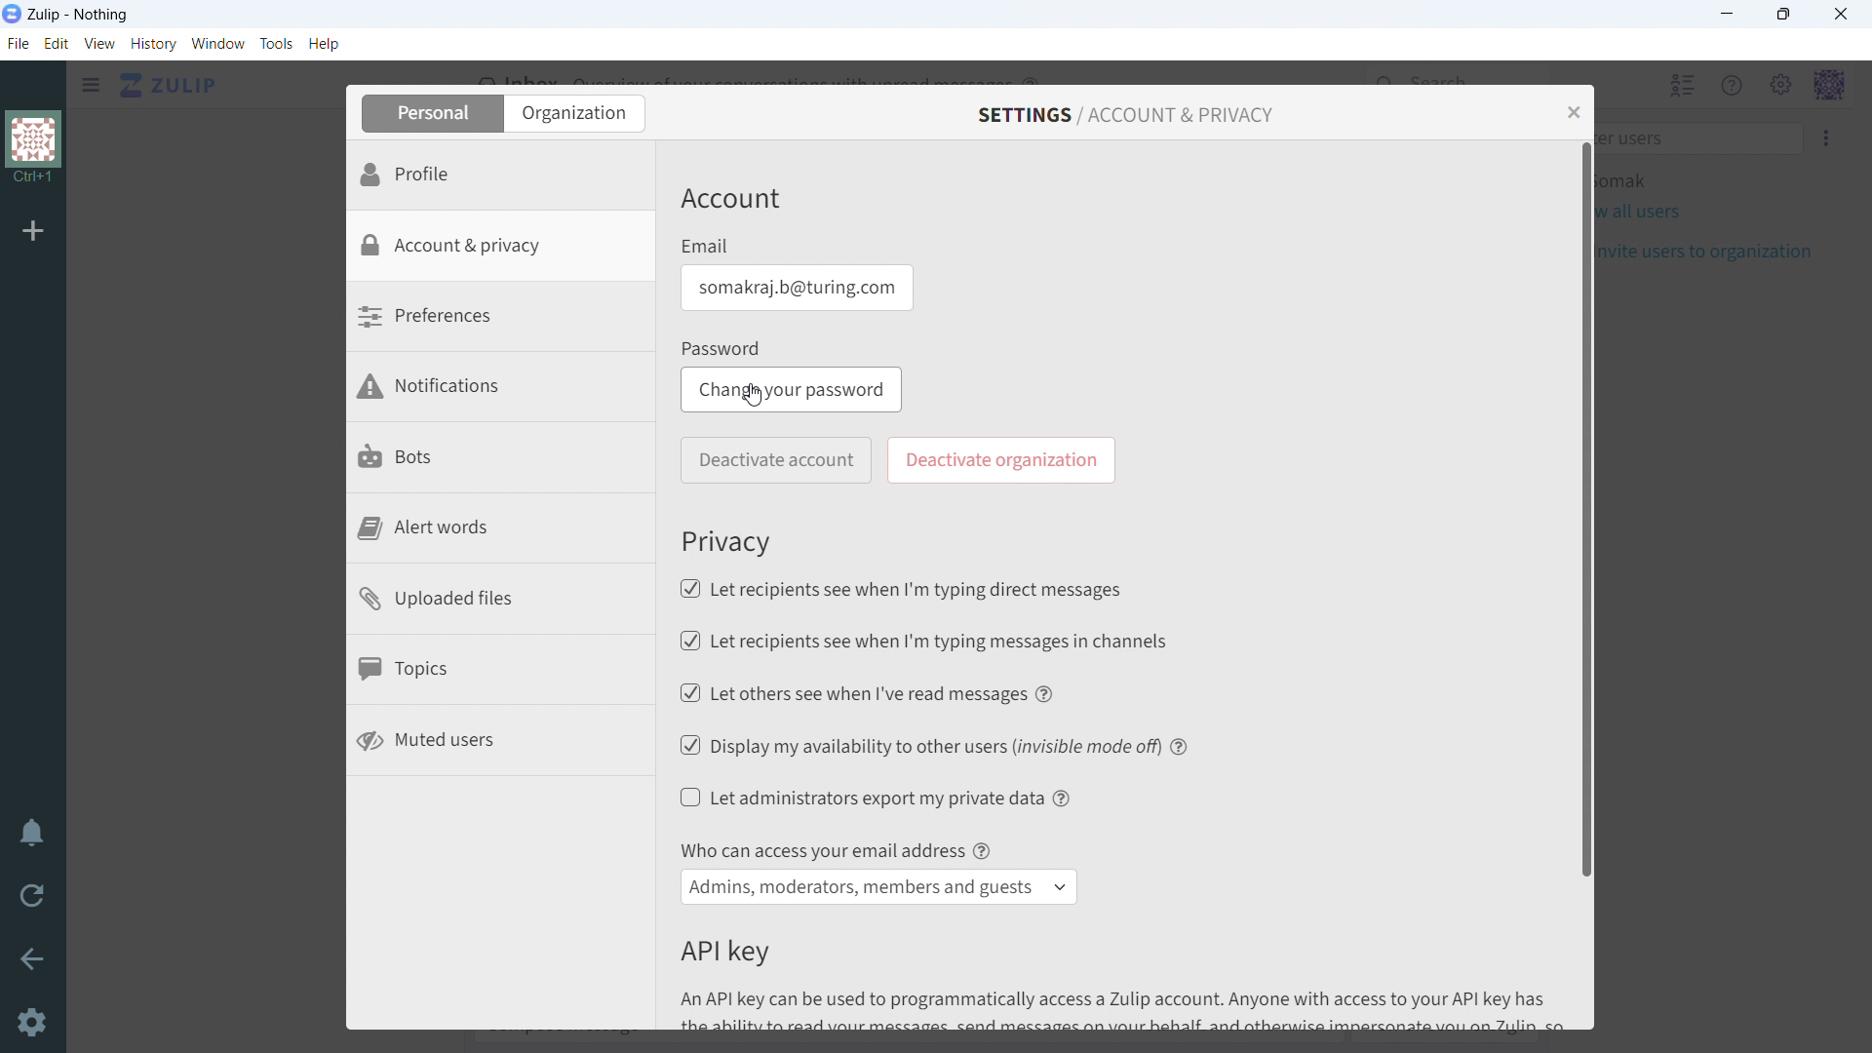 The height and width of the screenshot is (1053, 1872). I want to click on main menu, so click(1780, 86).